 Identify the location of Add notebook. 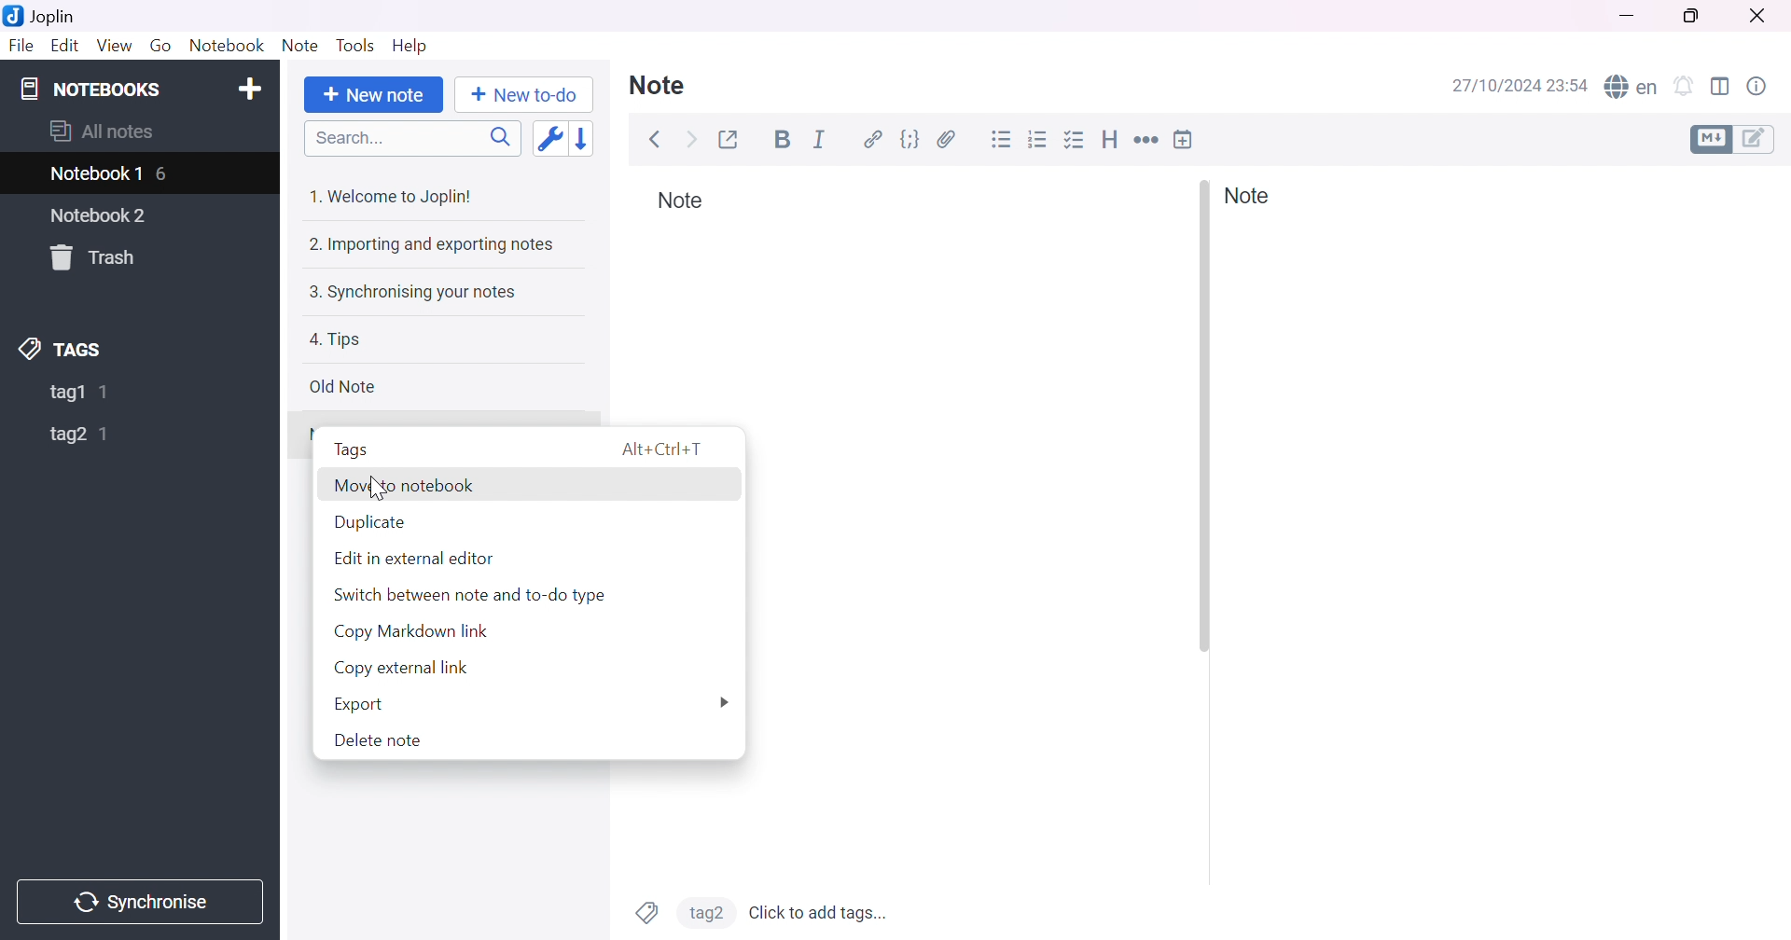
(251, 88).